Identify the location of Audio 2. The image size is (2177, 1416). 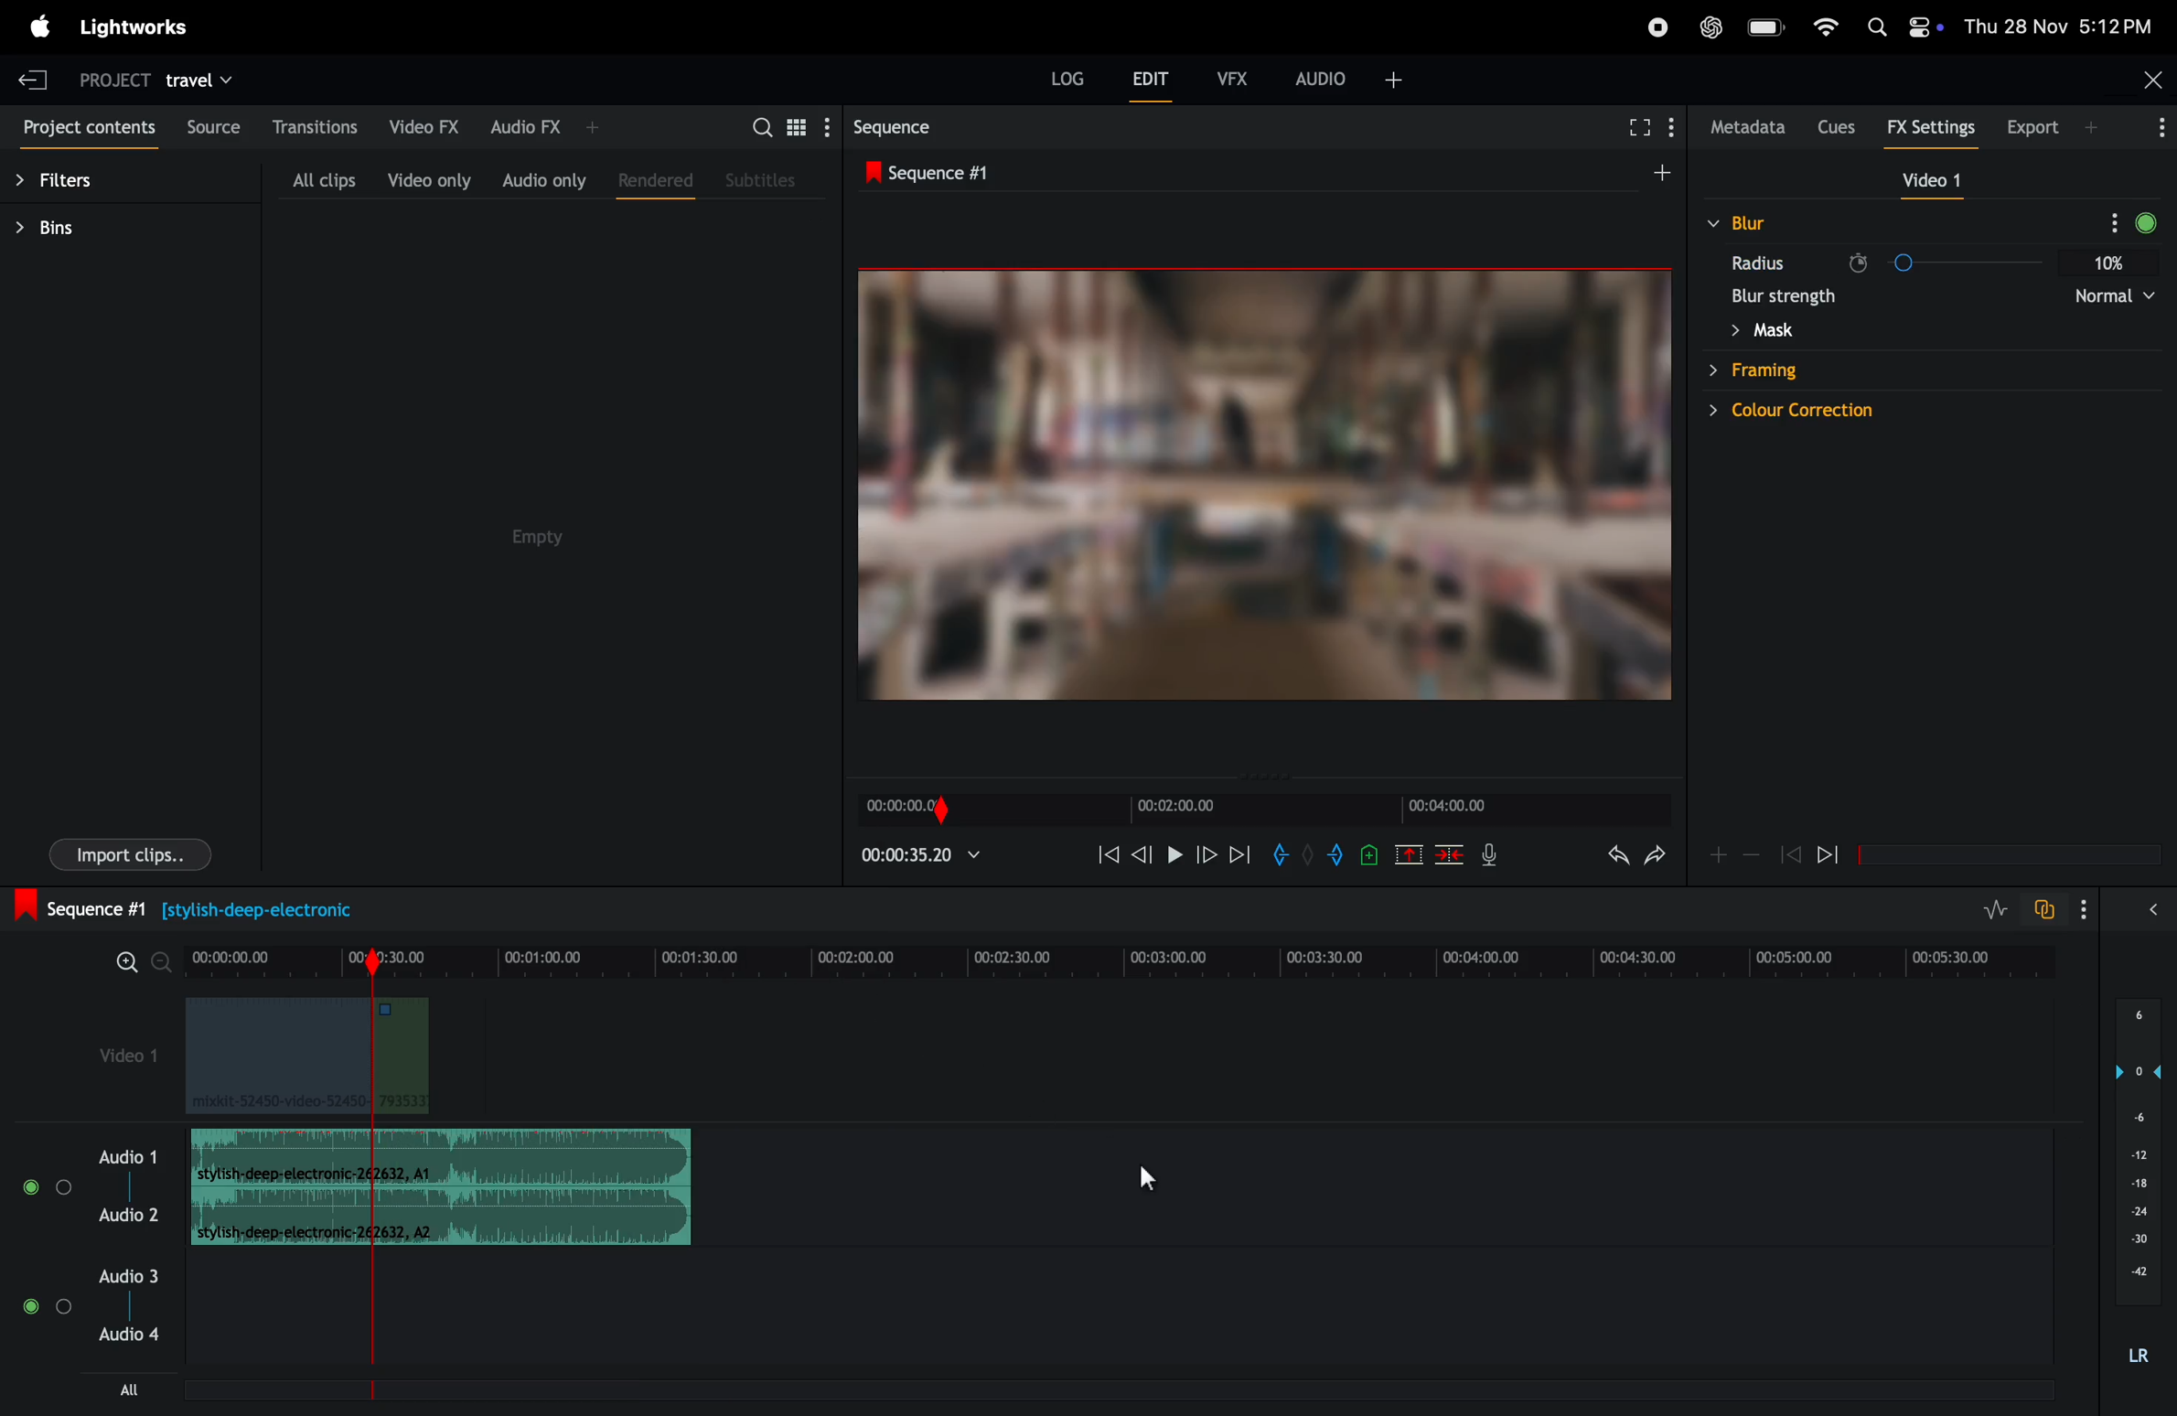
(130, 1216).